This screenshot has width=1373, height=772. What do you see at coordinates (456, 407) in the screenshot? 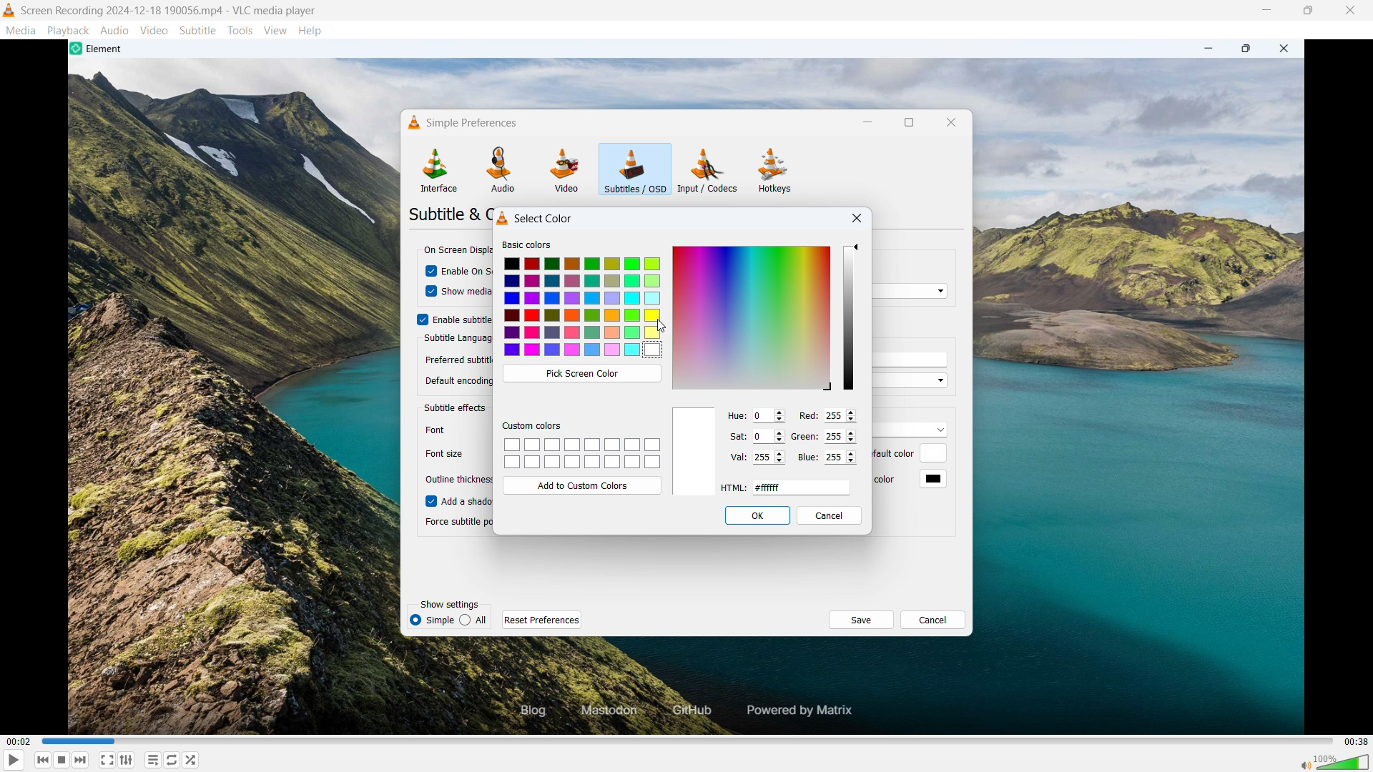
I see `Subtitle effects ` at bounding box center [456, 407].